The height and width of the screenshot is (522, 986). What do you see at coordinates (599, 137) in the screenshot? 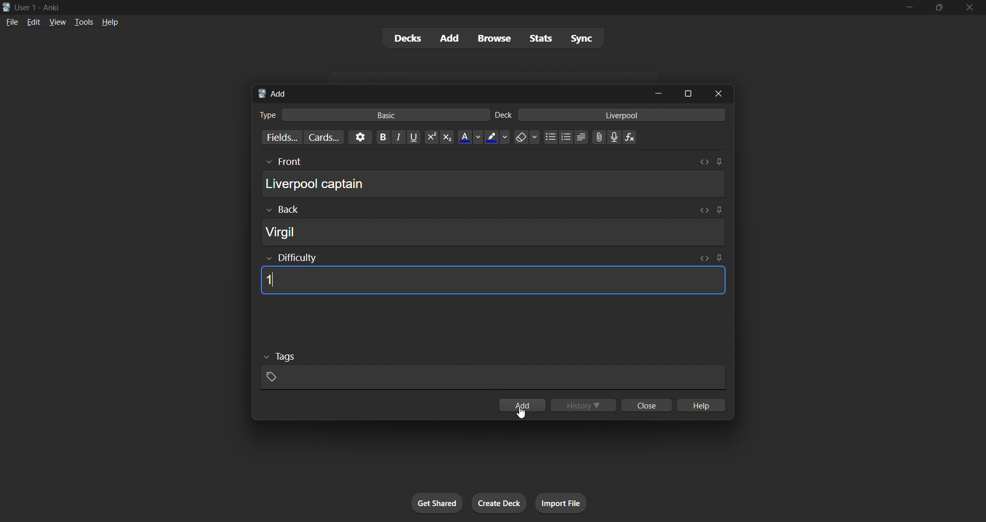
I see `Upload file` at bounding box center [599, 137].